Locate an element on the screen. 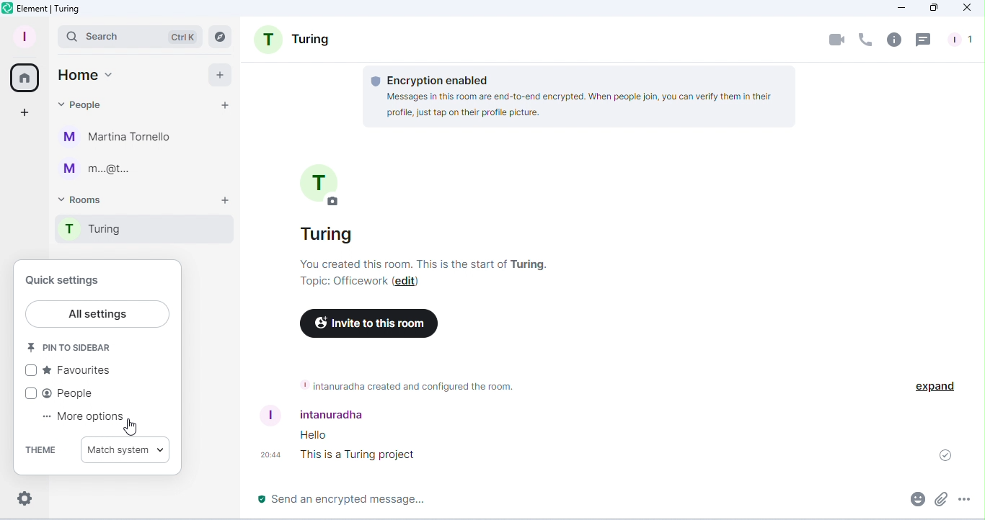 This screenshot has width=985, height=520. Profile is located at coordinates (25, 35).